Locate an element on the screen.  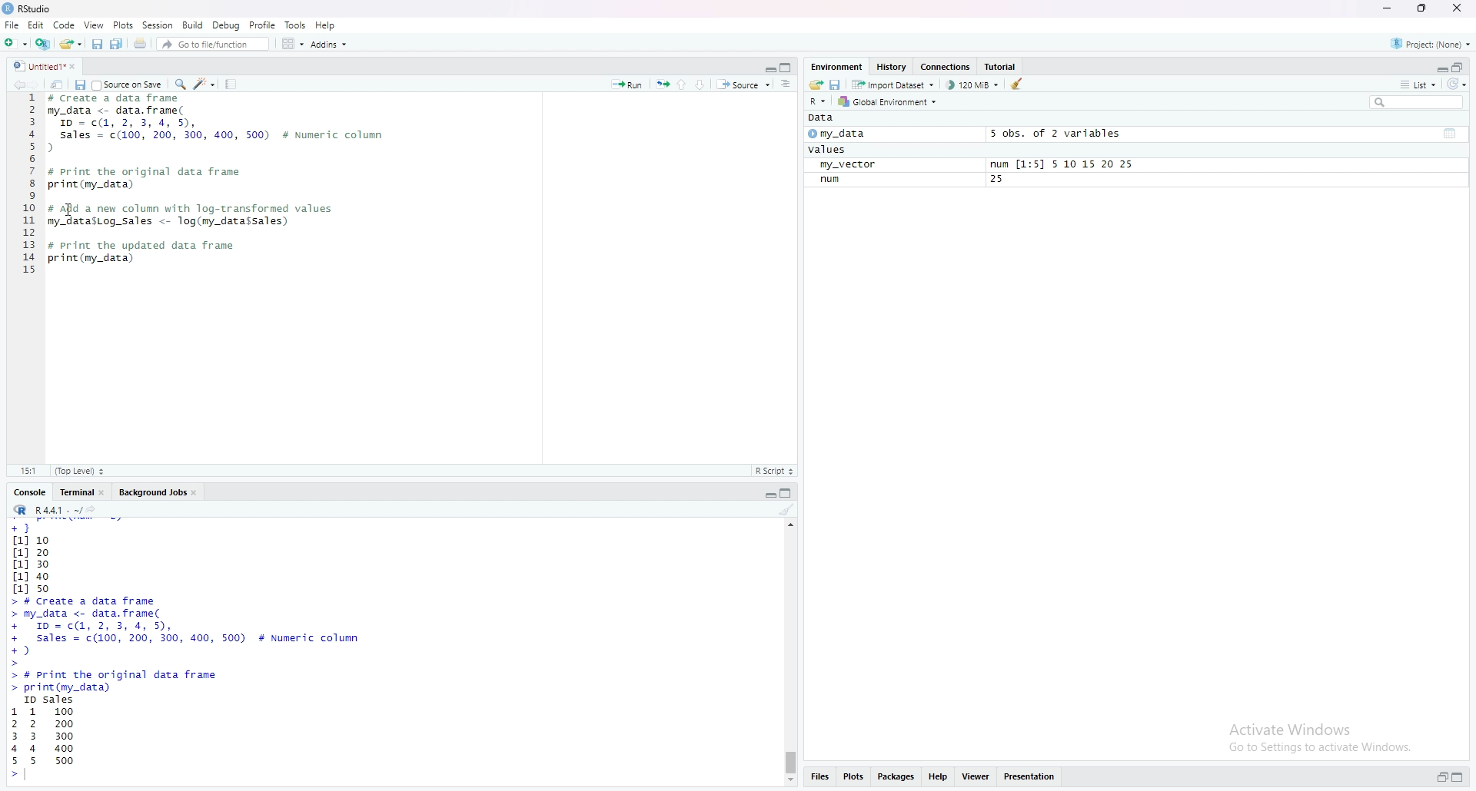
RStudio logo is located at coordinates (9, 9).